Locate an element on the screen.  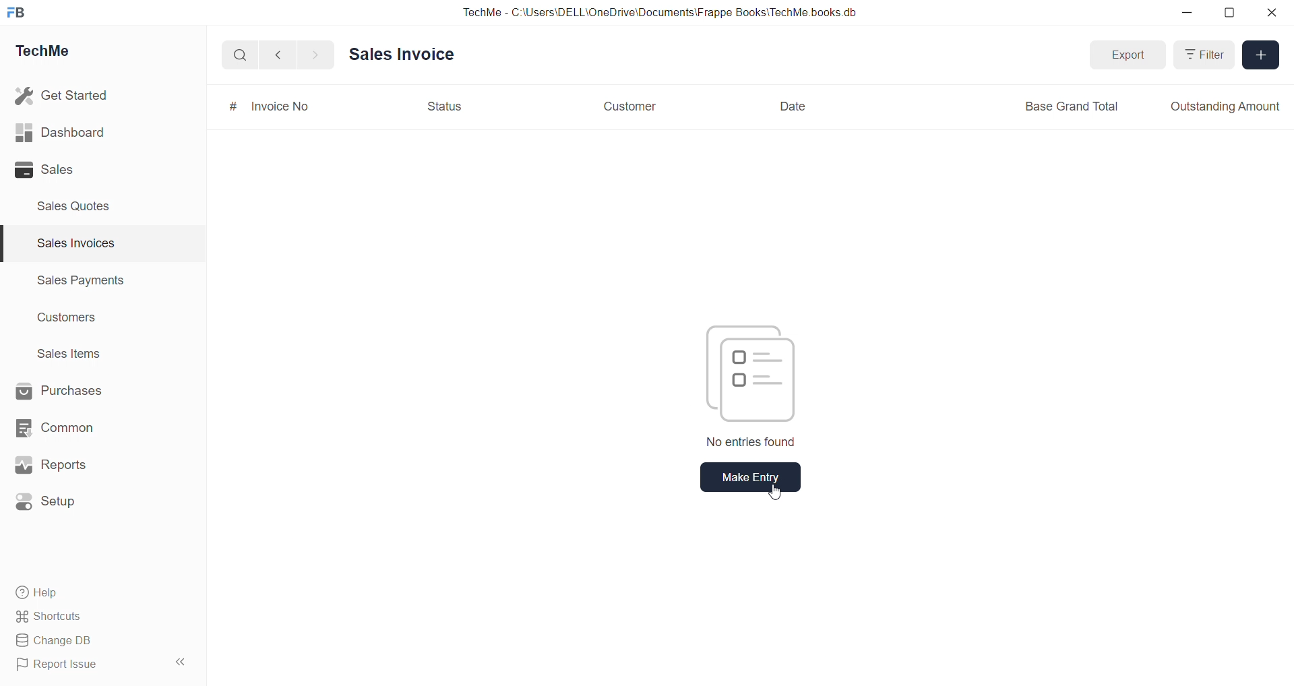
minimize is located at coordinates (1186, 12).